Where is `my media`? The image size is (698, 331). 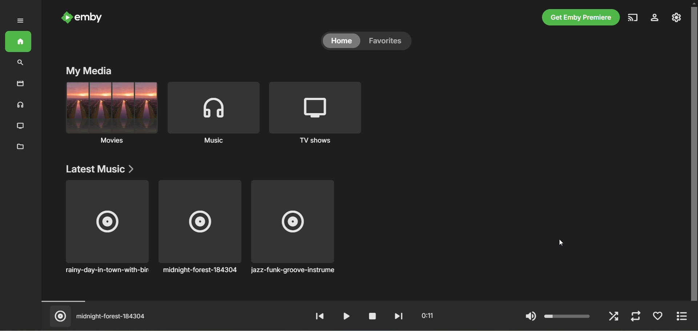 my media is located at coordinates (90, 71).